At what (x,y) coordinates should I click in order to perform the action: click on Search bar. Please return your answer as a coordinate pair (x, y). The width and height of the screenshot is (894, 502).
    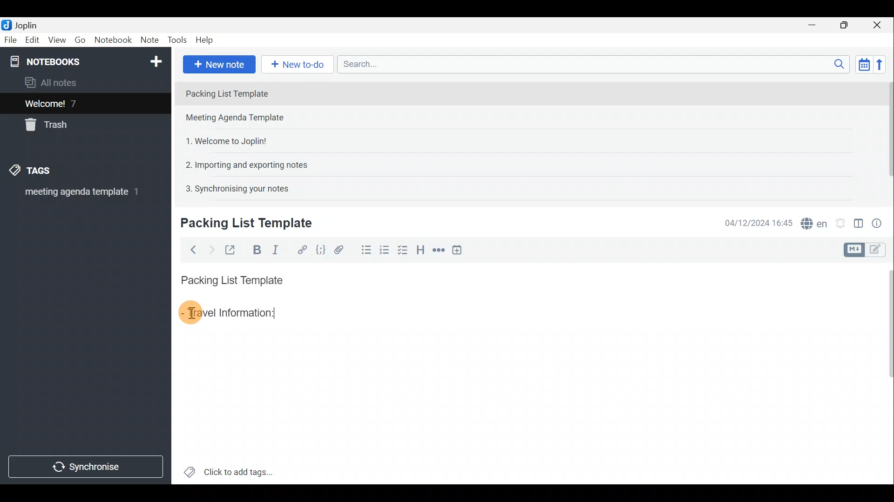
    Looking at the image, I should click on (591, 65).